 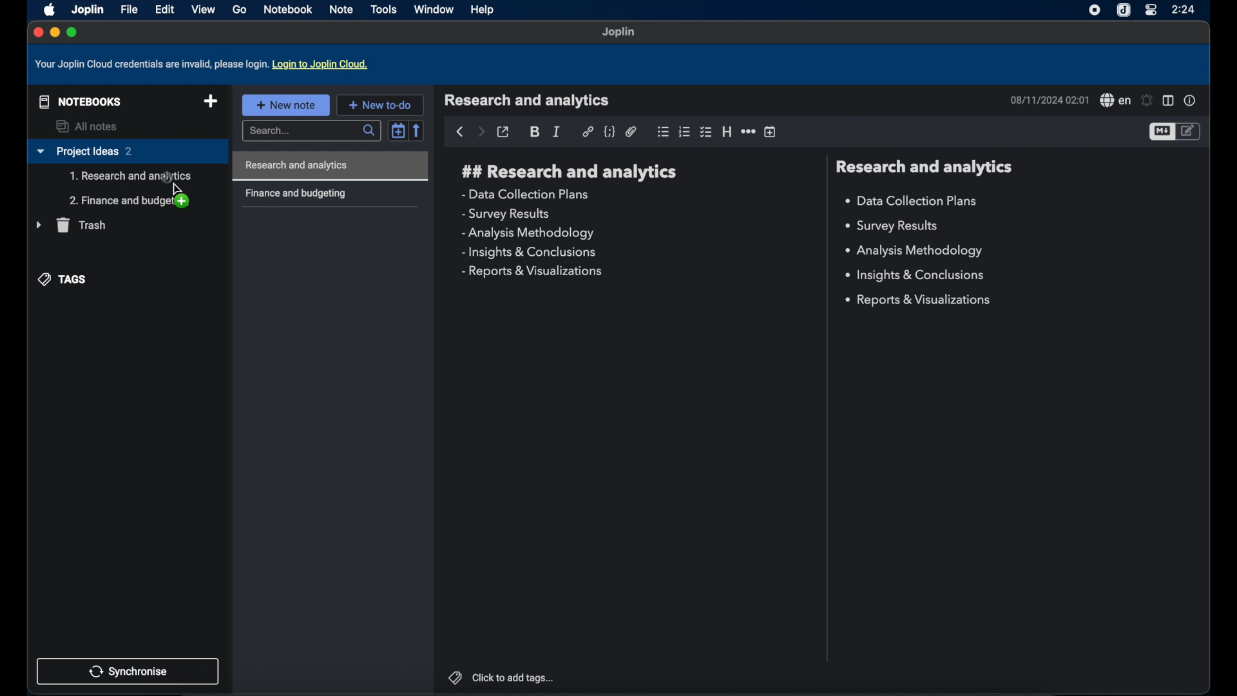 What do you see at coordinates (610, 132) in the screenshot?
I see `code` at bounding box center [610, 132].